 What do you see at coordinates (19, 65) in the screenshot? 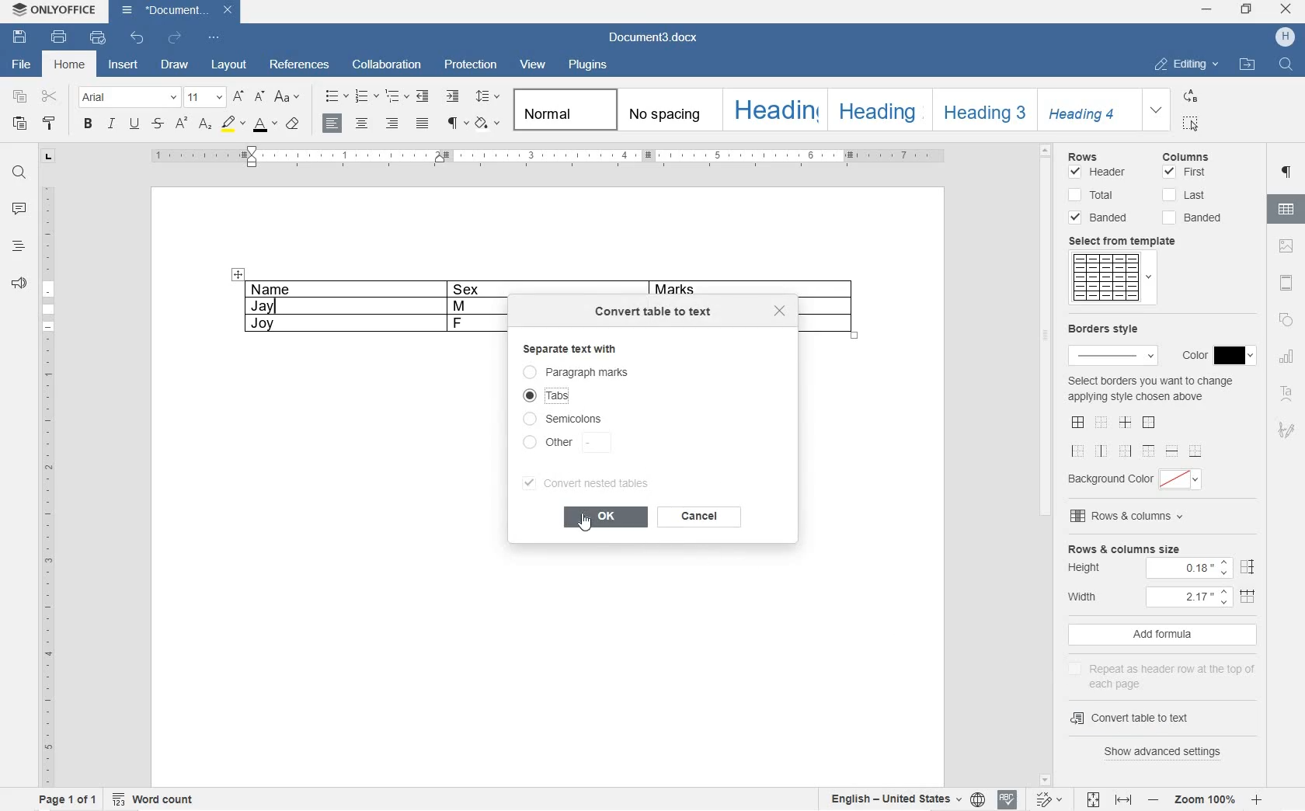
I see `FILE` at bounding box center [19, 65].